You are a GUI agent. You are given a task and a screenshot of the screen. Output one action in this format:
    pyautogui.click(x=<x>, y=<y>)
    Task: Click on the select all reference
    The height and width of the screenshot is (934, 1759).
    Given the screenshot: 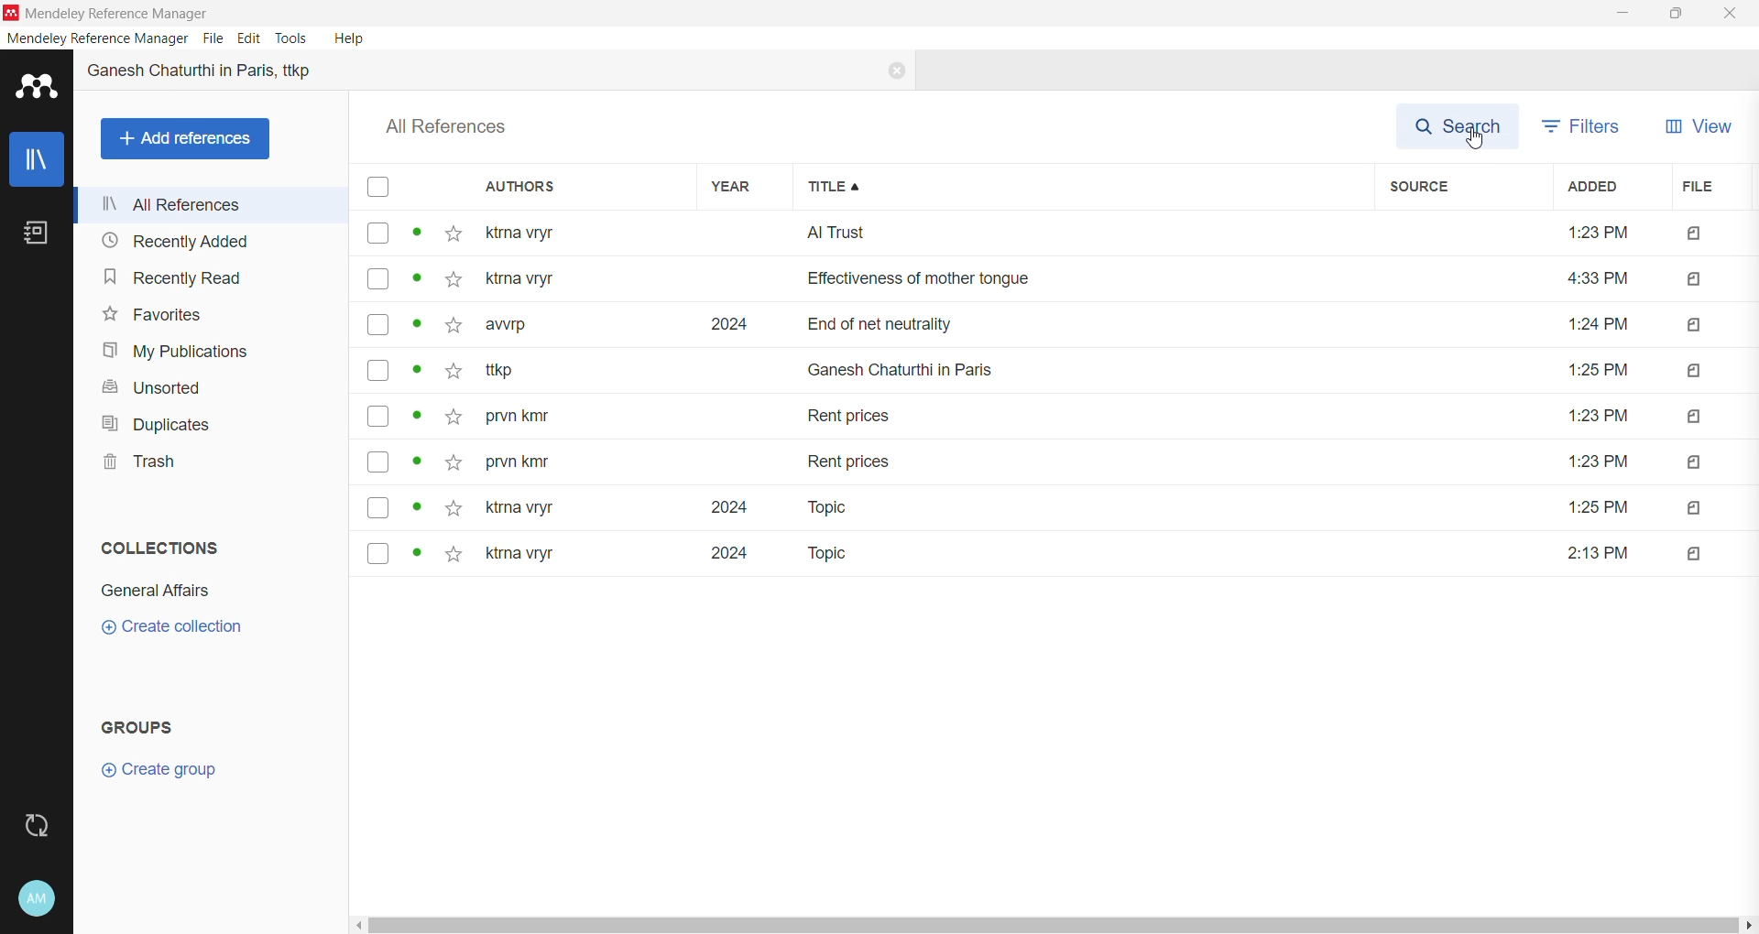 What is the action you would take?
    pyautogui.click(x=385, y=186)
    